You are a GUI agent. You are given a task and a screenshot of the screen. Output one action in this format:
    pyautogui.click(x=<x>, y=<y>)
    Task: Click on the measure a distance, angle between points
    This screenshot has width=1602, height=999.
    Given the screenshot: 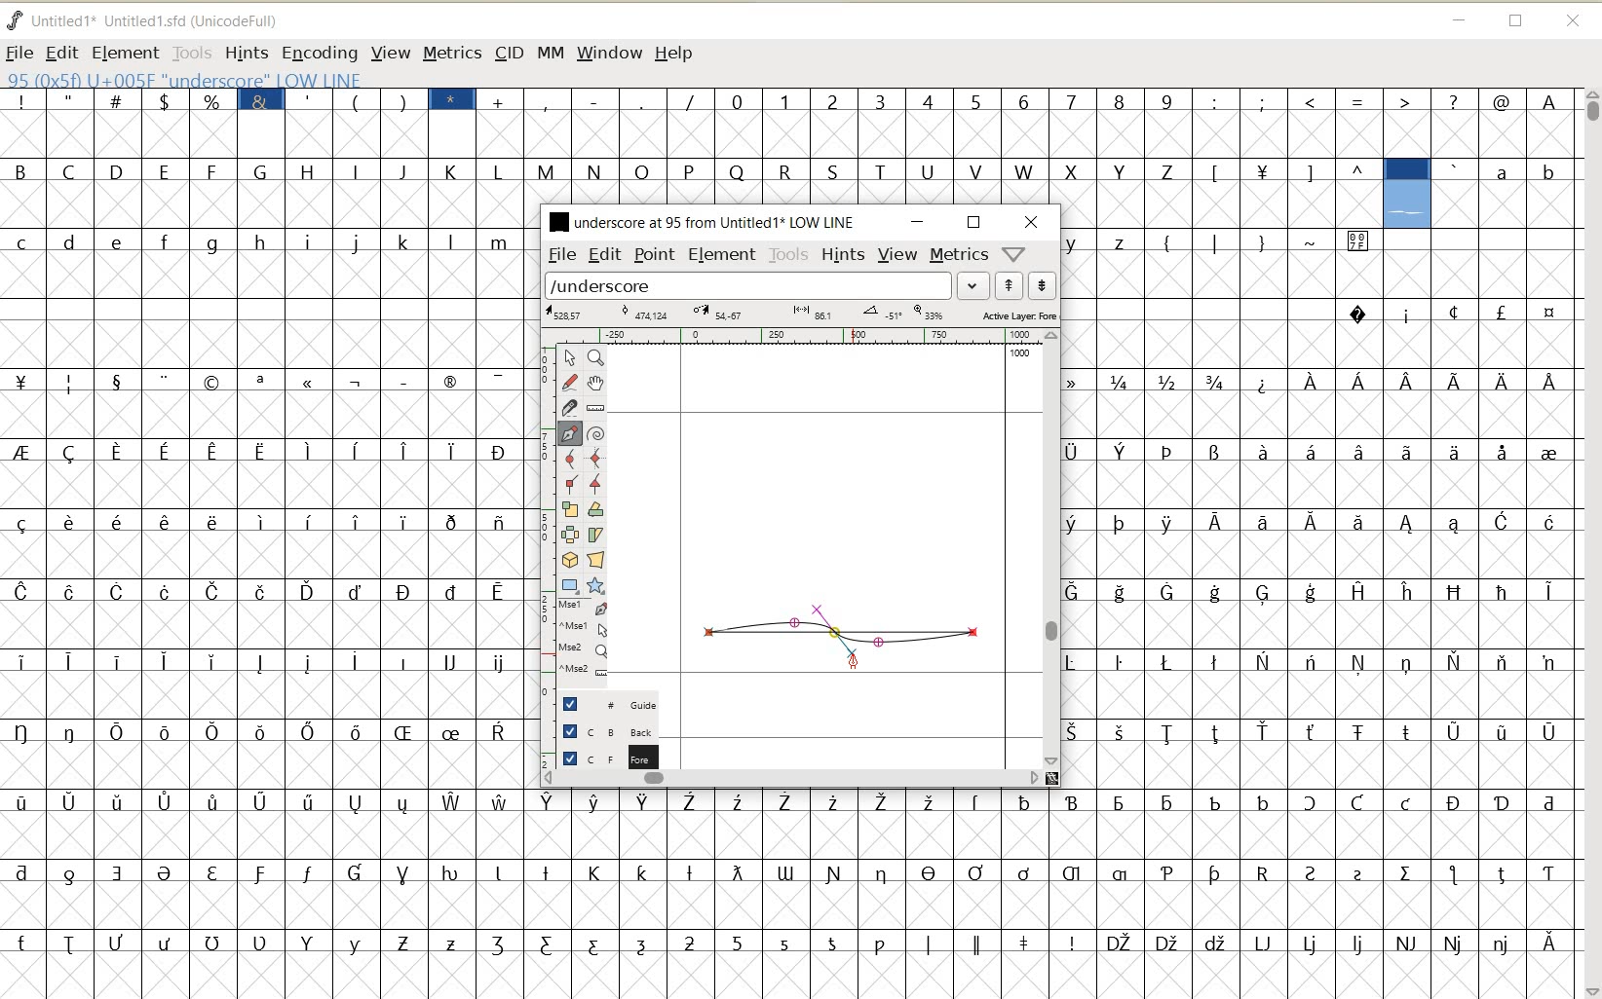 What is the action you would take?
    pyautogui.click(x=596, y=408)
    